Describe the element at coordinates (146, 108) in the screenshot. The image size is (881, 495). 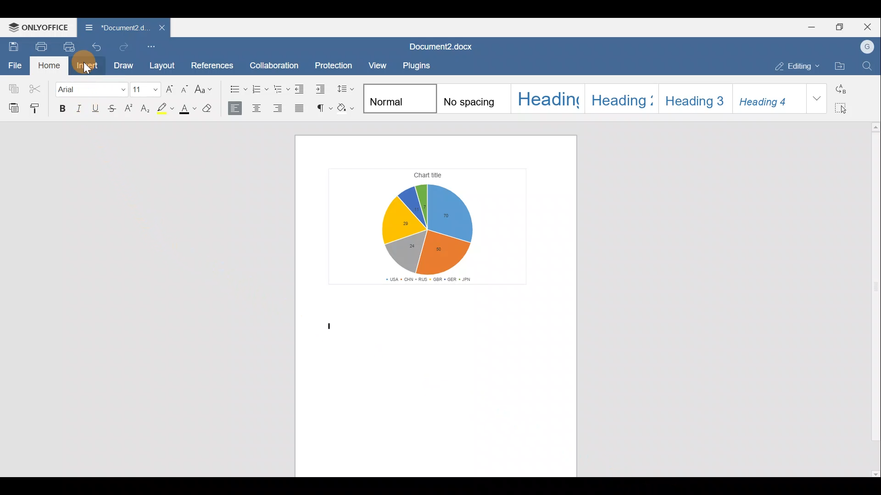
I see `Subscript` at that location.